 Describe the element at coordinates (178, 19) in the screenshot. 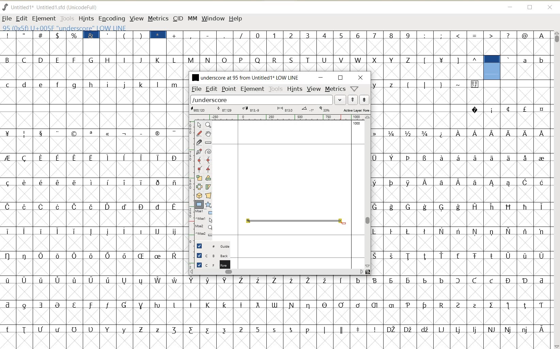

I see `CID` at that location.